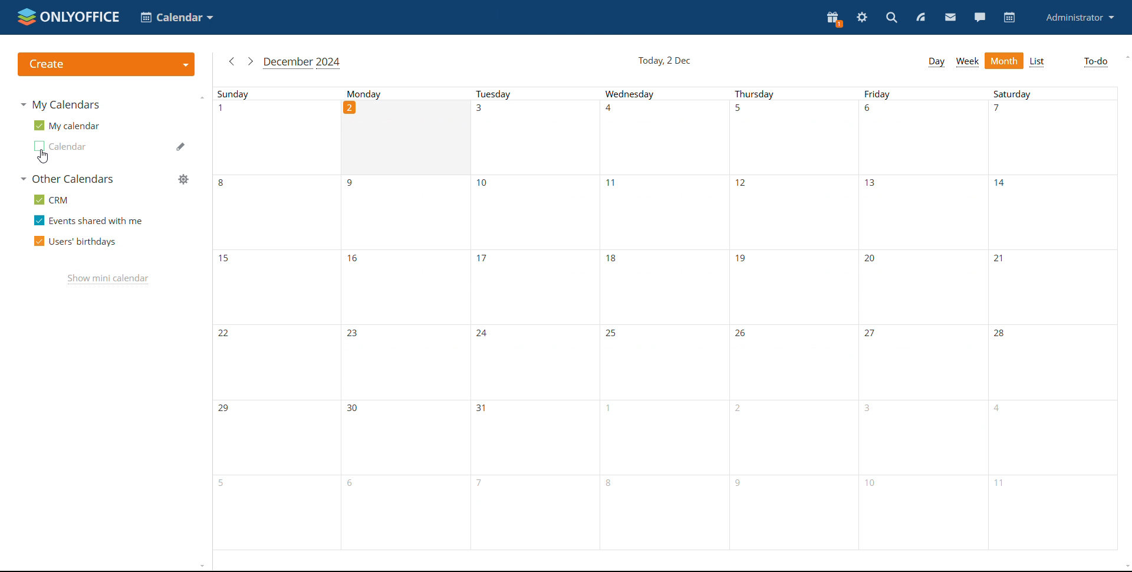 The height and width of the screenshot is (572, 1132). What do you see at coordinates (1095, 62) in the screenshot?
I see `to-do` at bounding box center [1095, 62].